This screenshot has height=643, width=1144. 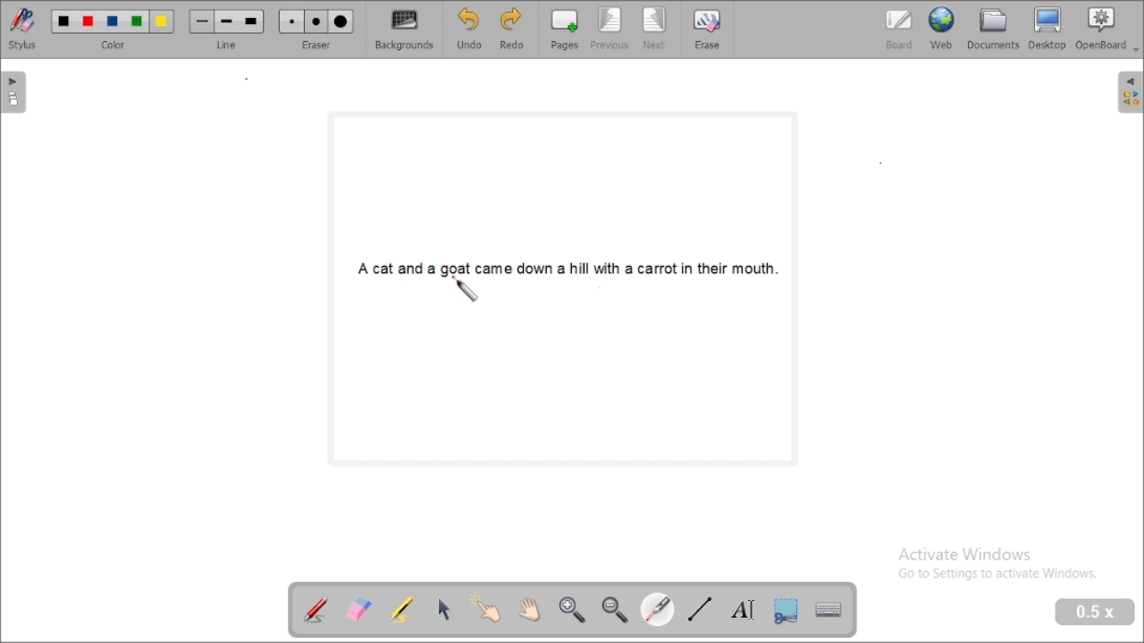 What do you see at coordinates (786, 610) in the screenshot?
I see `capture part of the screen` at bounding box center [786, 610].